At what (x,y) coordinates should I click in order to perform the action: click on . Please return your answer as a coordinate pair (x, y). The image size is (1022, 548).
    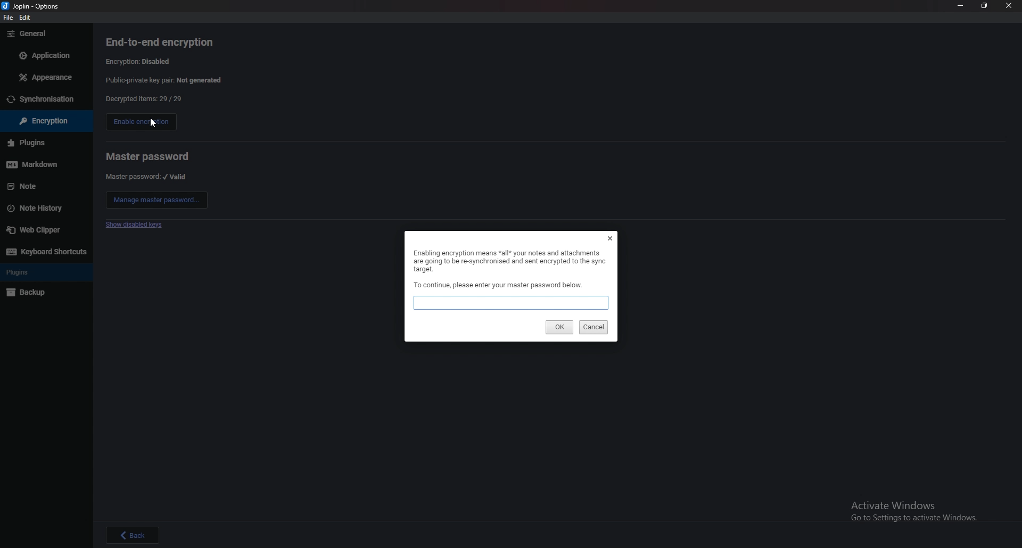
    Looking at the image, I should click on (959, 6).